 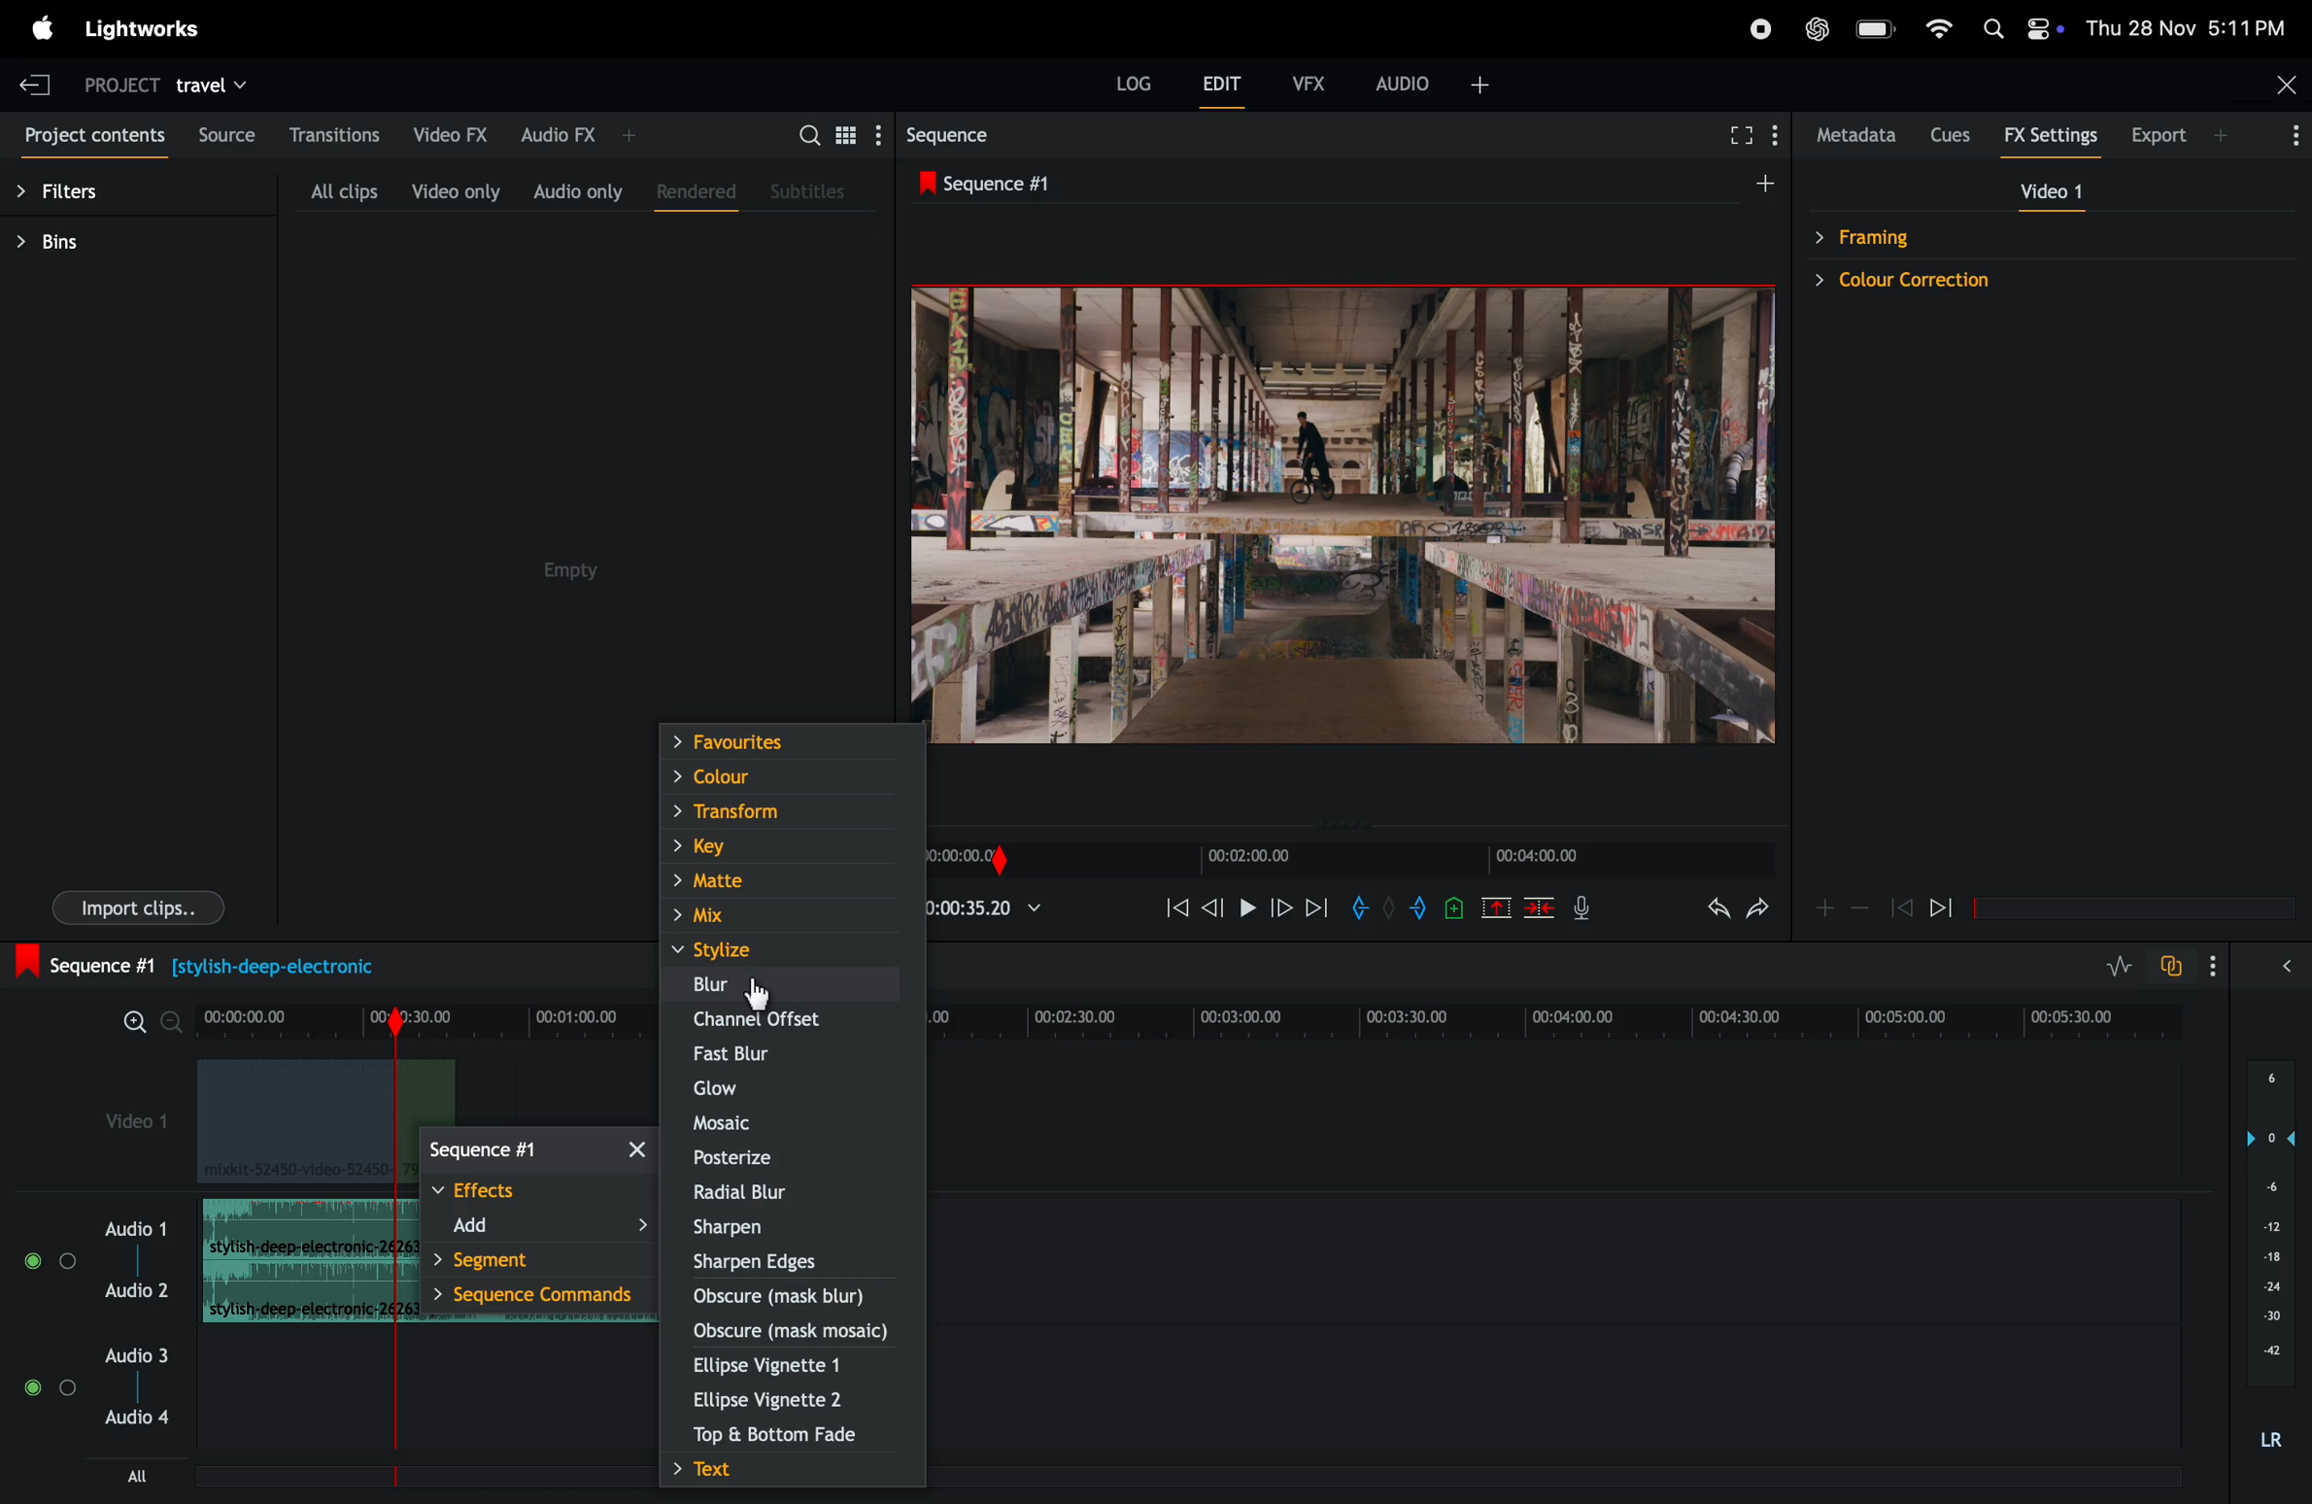 I want to click on apple menu, so click(x=41, y=27).